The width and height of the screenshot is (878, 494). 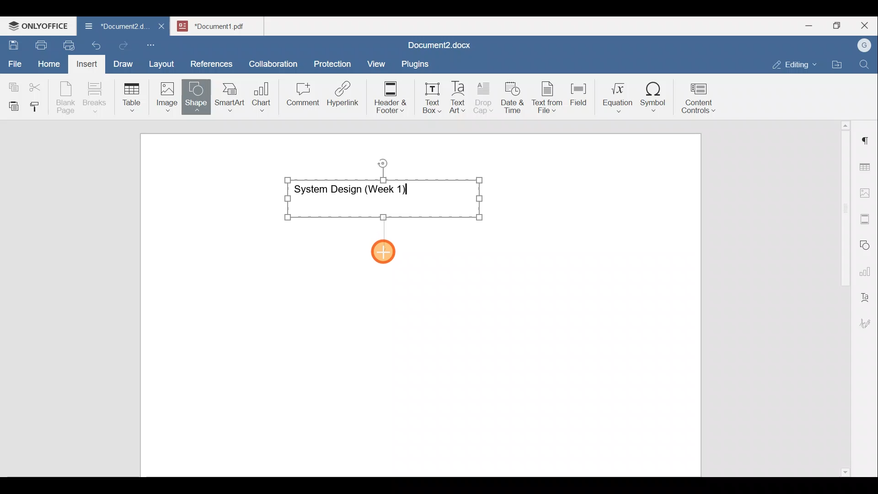 I want to click on Equation, so click(x=620, y=97).